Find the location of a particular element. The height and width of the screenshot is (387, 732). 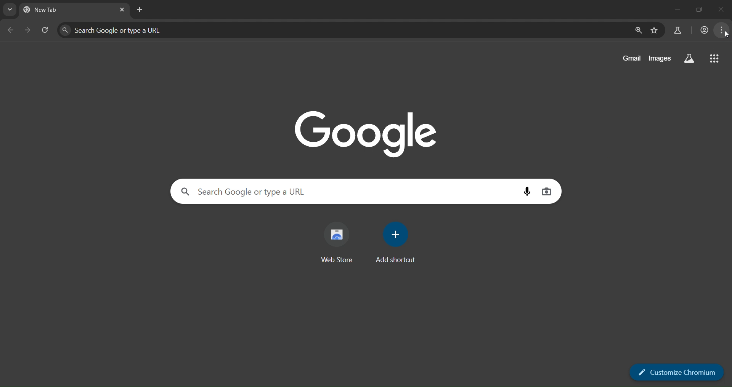

image search is located at coordinates (548, 191).